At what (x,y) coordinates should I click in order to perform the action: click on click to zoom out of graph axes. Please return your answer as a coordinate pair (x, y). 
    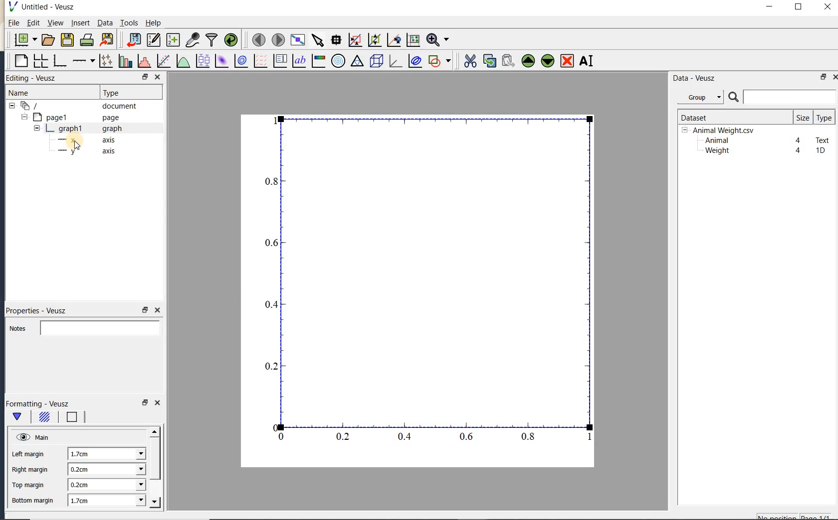
    Looking at the image, I should click on (375, 39).